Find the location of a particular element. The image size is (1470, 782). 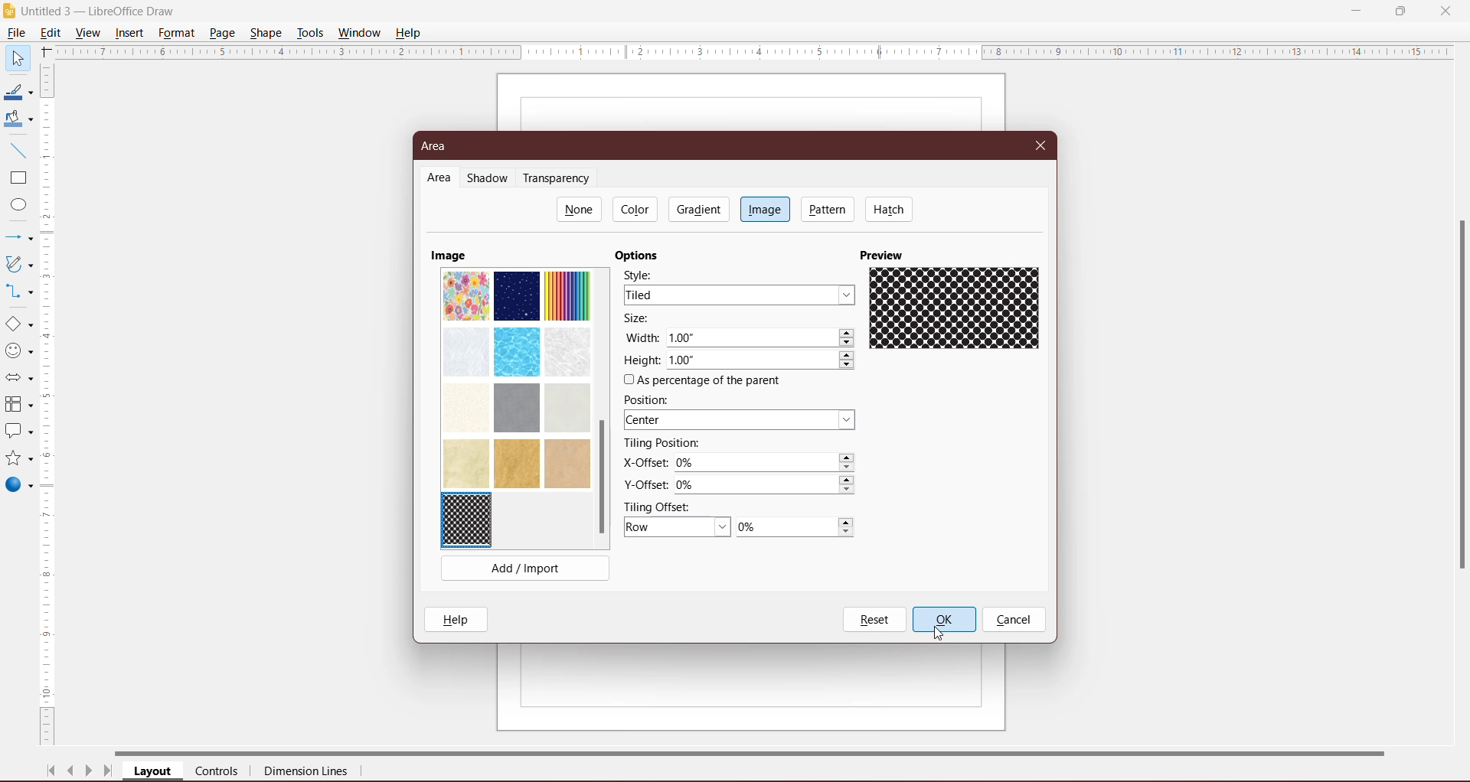

Size is located at coordinates (642, 319).